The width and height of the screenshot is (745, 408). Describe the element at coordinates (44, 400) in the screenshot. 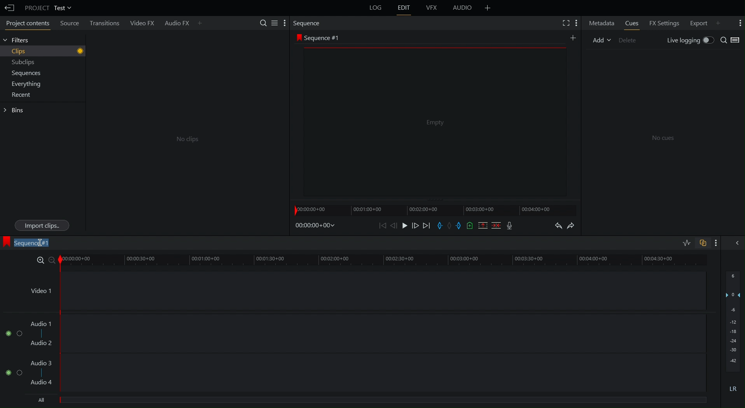

I see `All` at that location.